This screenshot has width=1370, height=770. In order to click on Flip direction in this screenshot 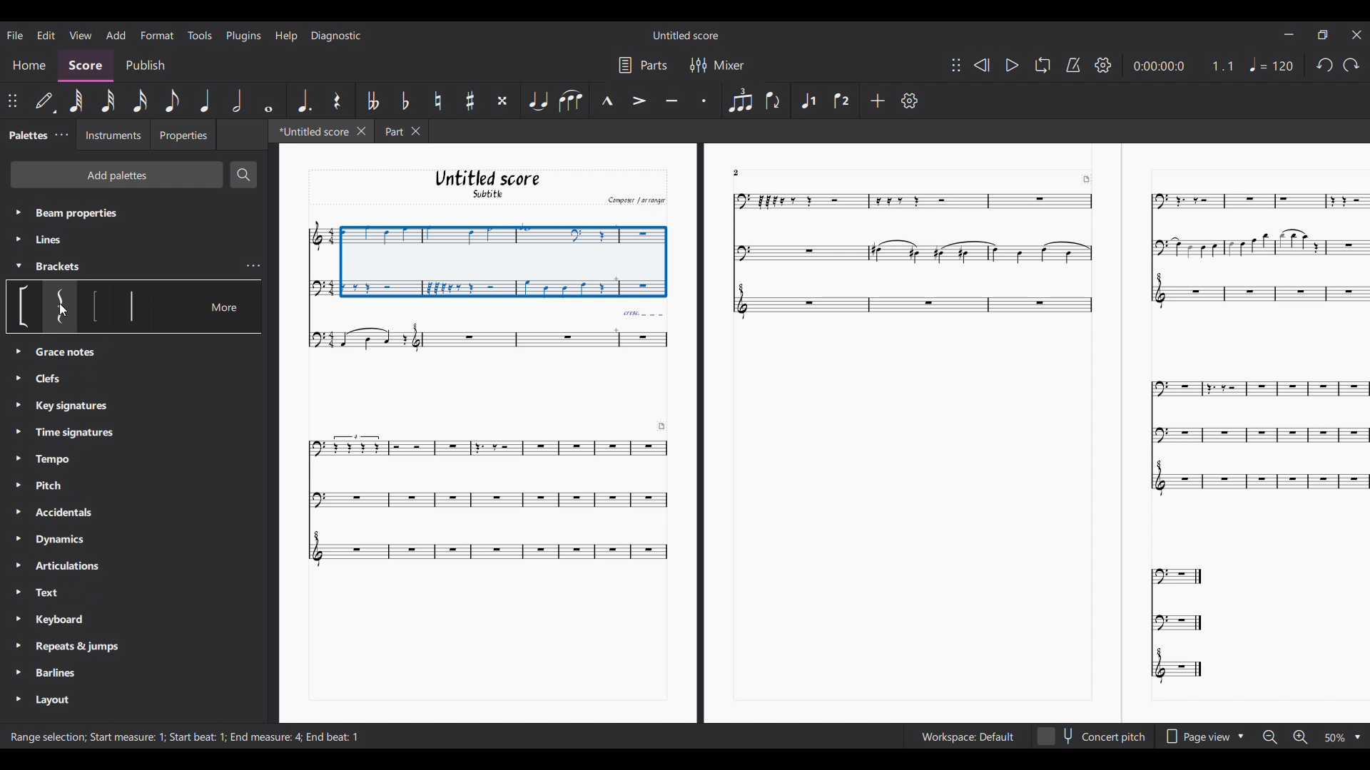, I will do `click(772, 101)`.